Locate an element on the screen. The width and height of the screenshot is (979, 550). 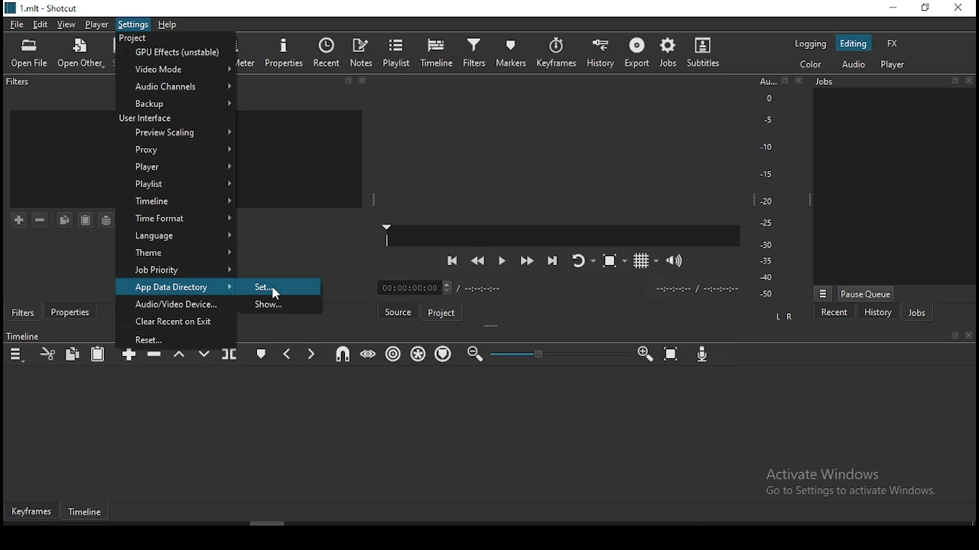
lift is located at coordinates (180, 356).